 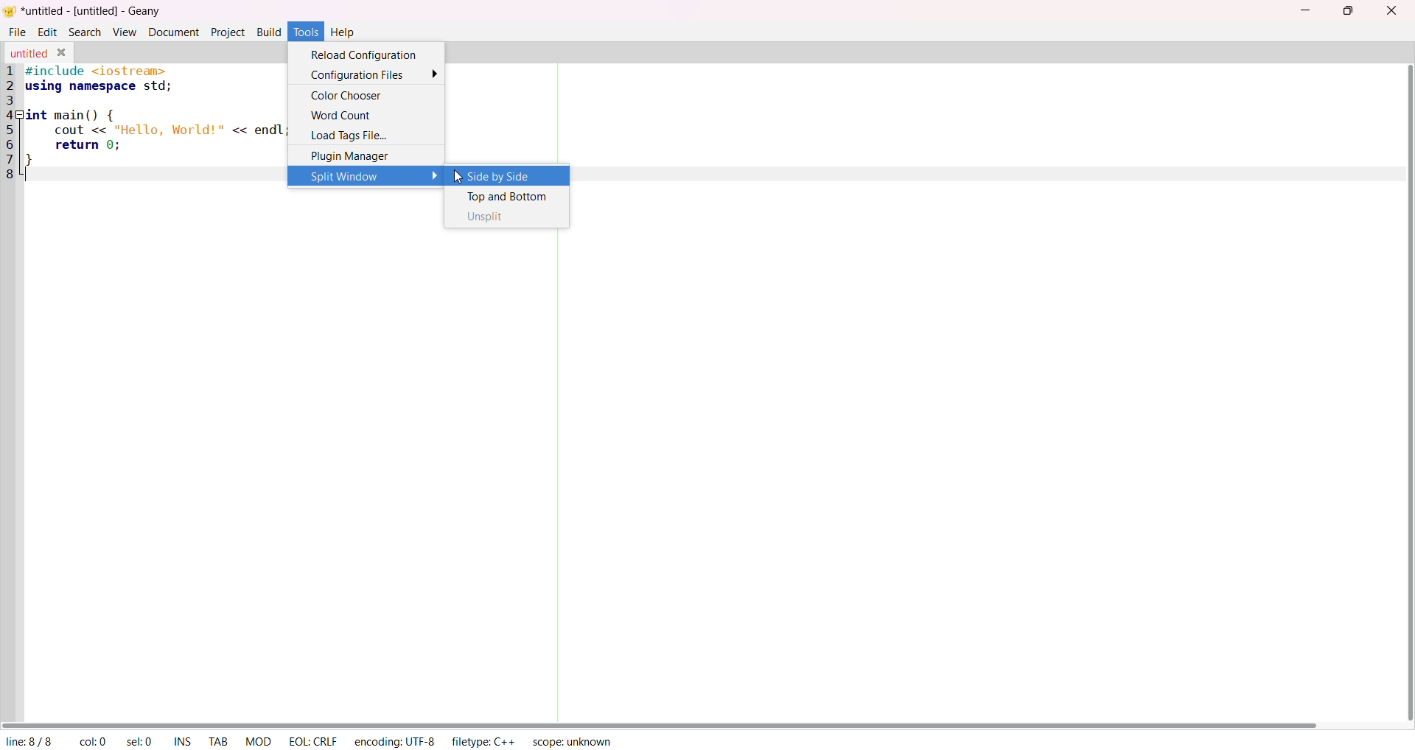 What do you see at coordinates (367, 53) in the screenshot?
I see `Reload Configuration` at bounding box center [367, 53].